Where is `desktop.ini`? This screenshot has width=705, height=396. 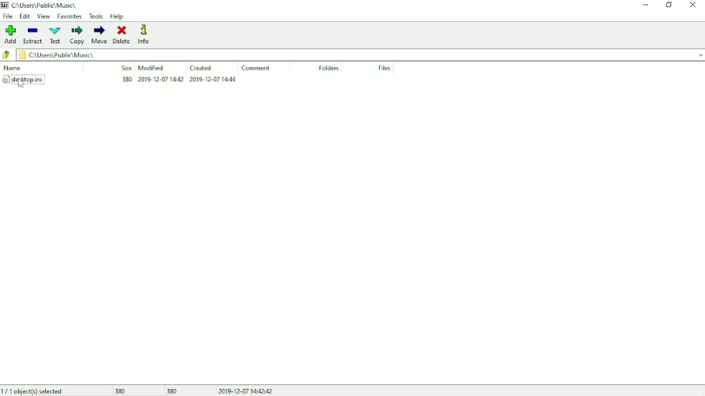 desktop.ini is located at coordinates (119, 81).